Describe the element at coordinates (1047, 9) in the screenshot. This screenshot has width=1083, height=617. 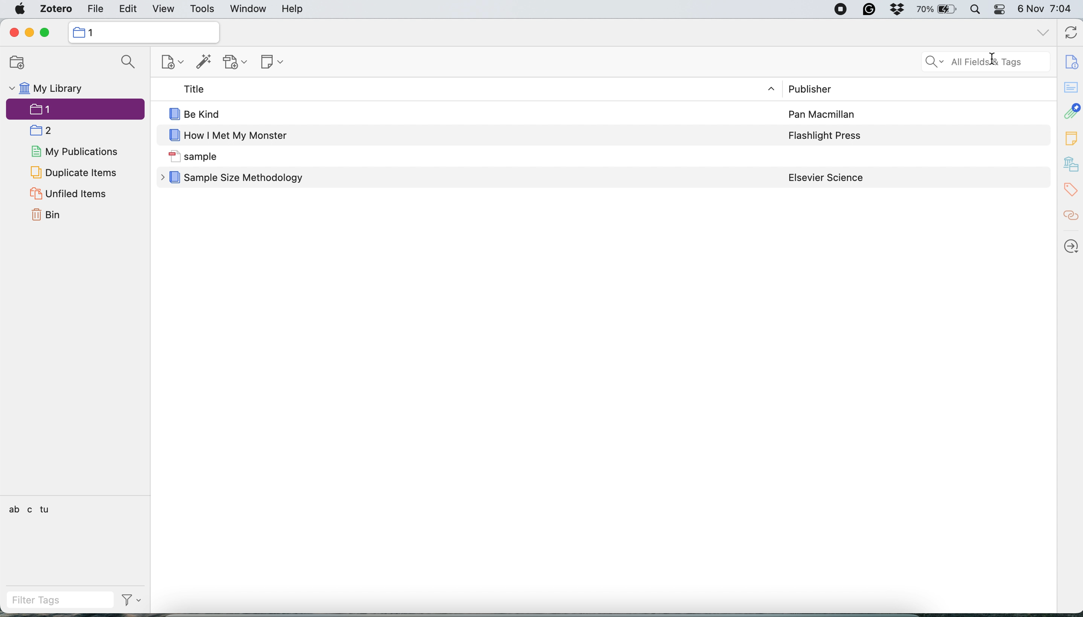
I see `6 Nov 7:04` at that location.